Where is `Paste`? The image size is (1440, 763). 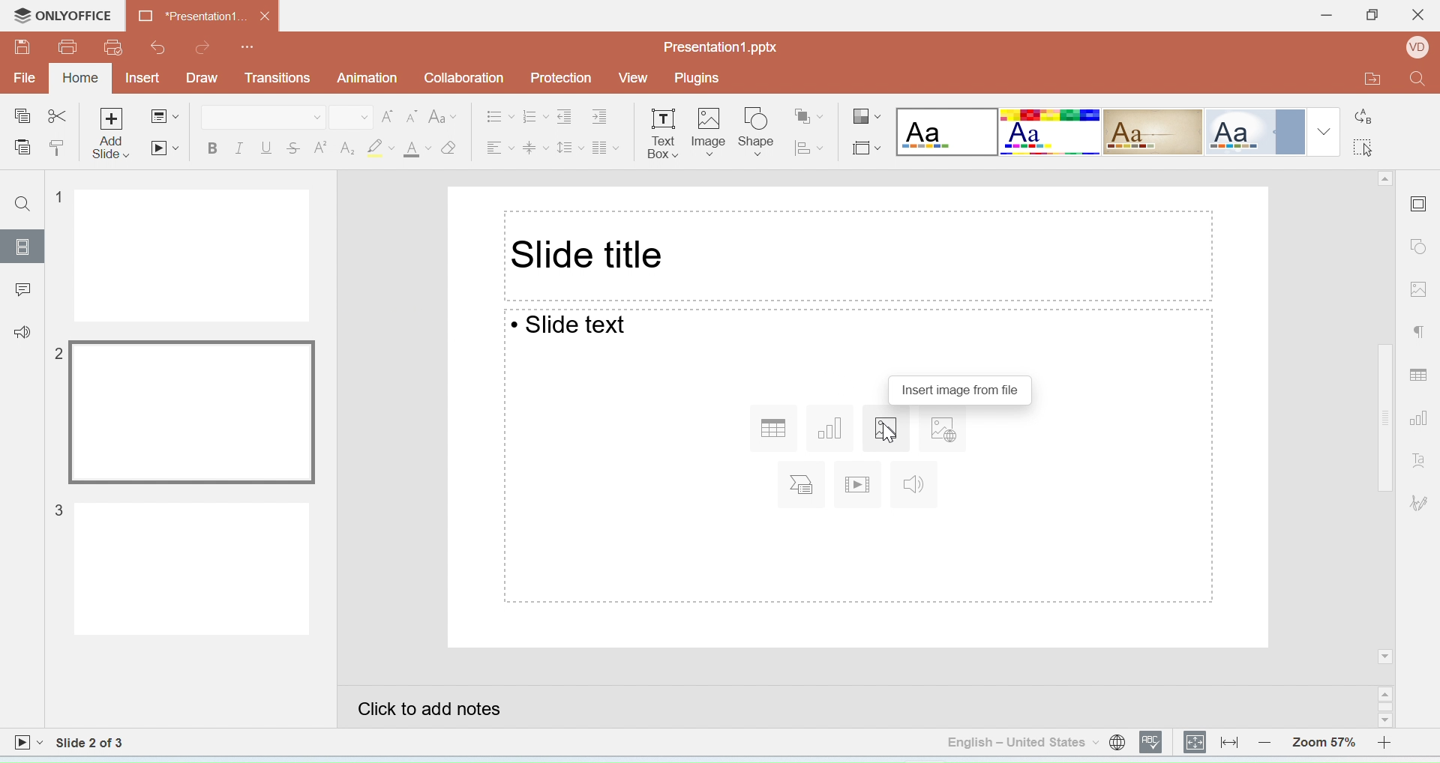
Paste is located at coordinates (22, 148).